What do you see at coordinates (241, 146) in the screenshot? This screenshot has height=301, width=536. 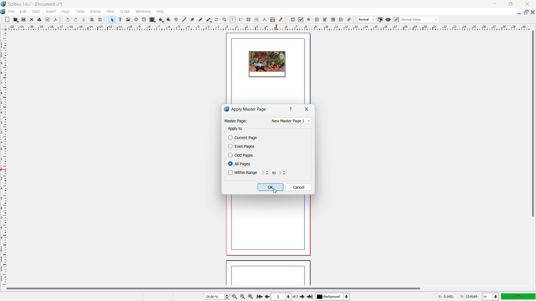 I see `even pages checkbox` at bounding box center [241, 146].